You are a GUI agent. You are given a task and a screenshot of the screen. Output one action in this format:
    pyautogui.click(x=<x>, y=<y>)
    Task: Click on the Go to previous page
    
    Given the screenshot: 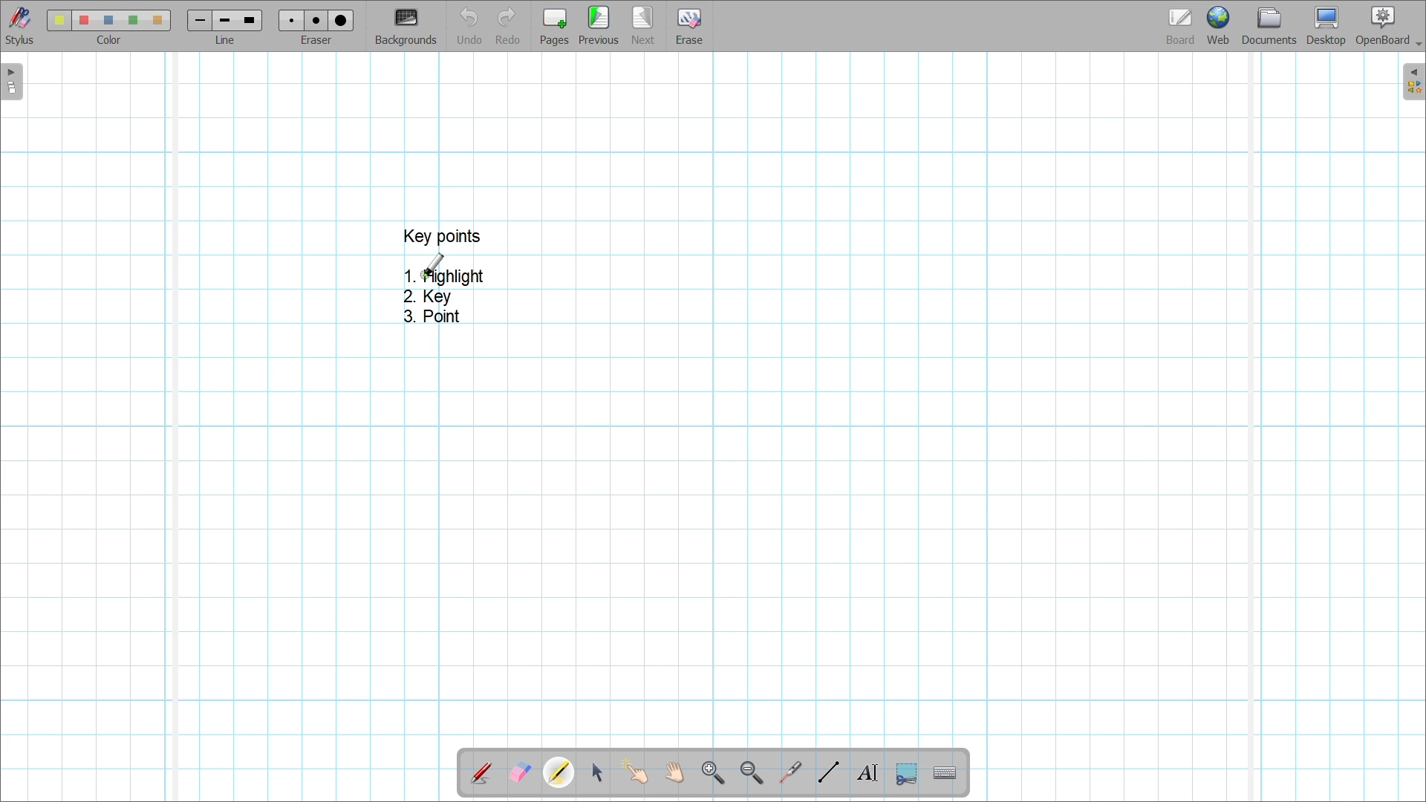 What is the action you would take?
    pyautogui.click(x=599, y=25)
    